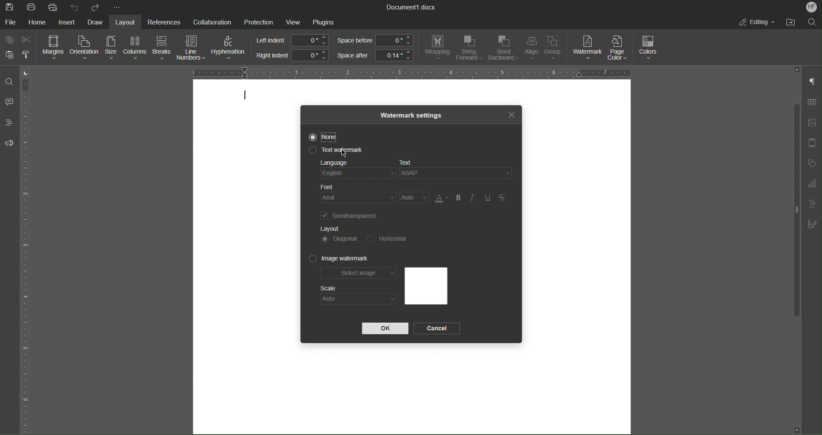  Describe the element at coordinates (162, 48) in the screenshot. I see `Breaks` at that location.